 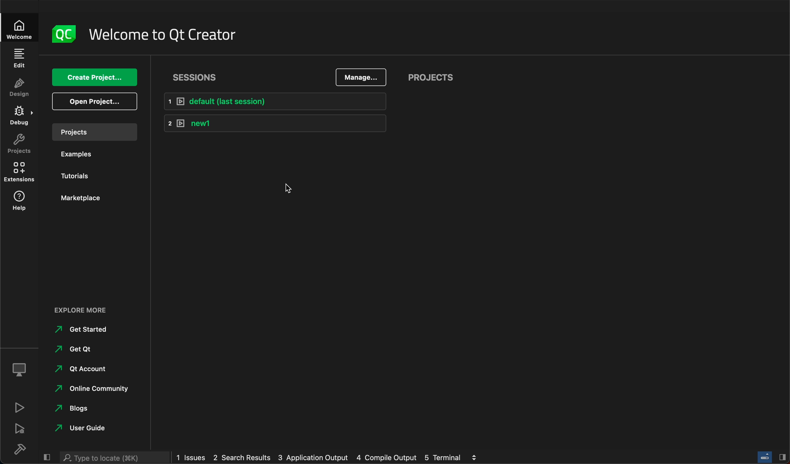 What do you see at coordinates (19, 88) in the screenshot?
I see `Design` at bounding box center [19, 88].